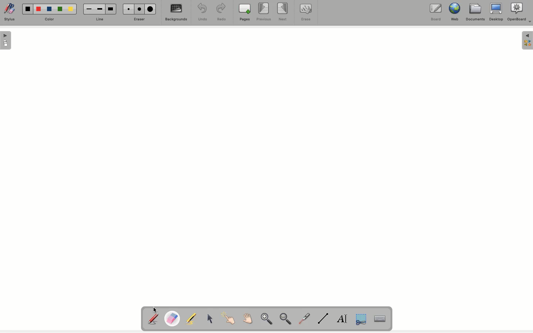 Image resolution: width=533 pixels, height=333 pixels. I want to click on Medium, so click(140, 9).